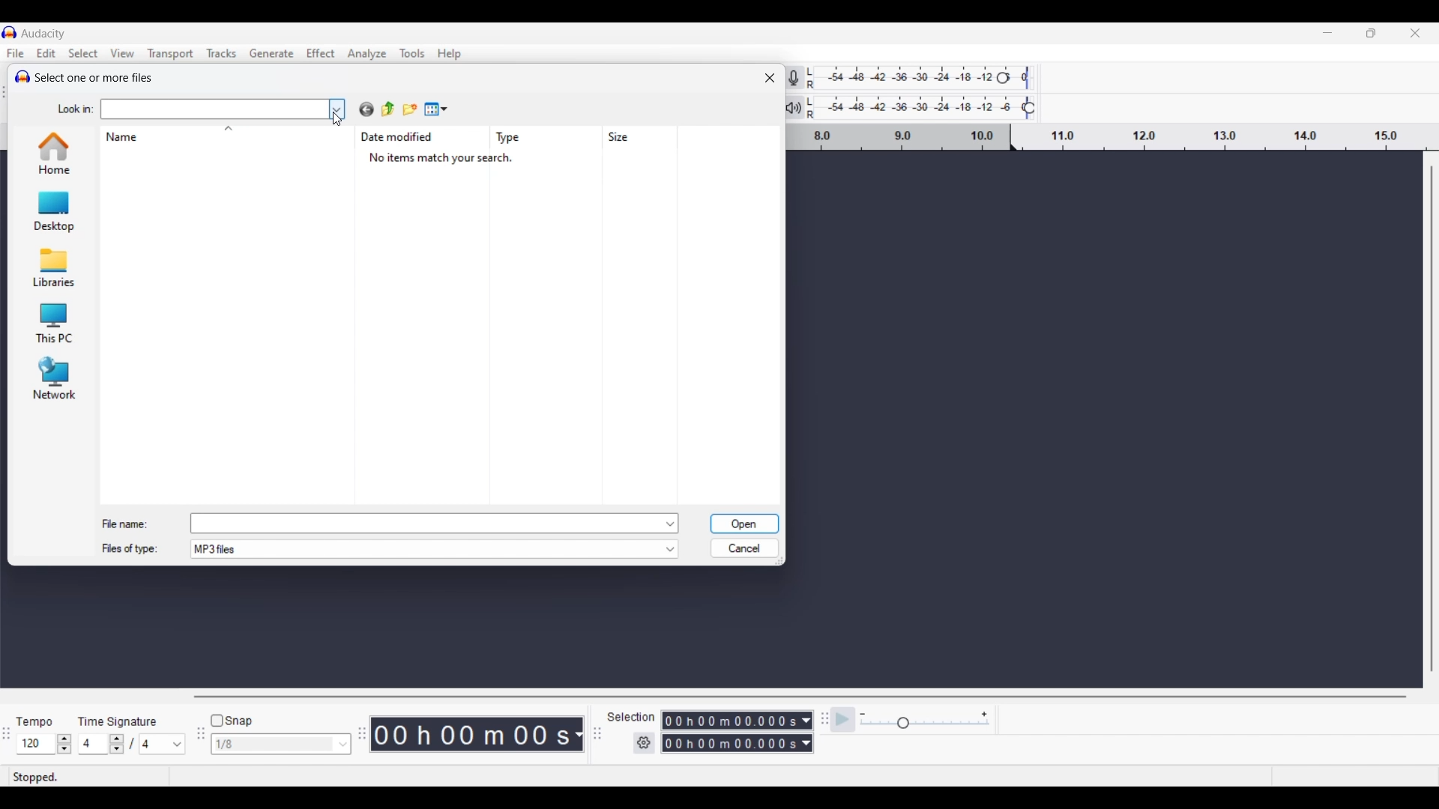  I want to click on Select menu, so click(84, 53).